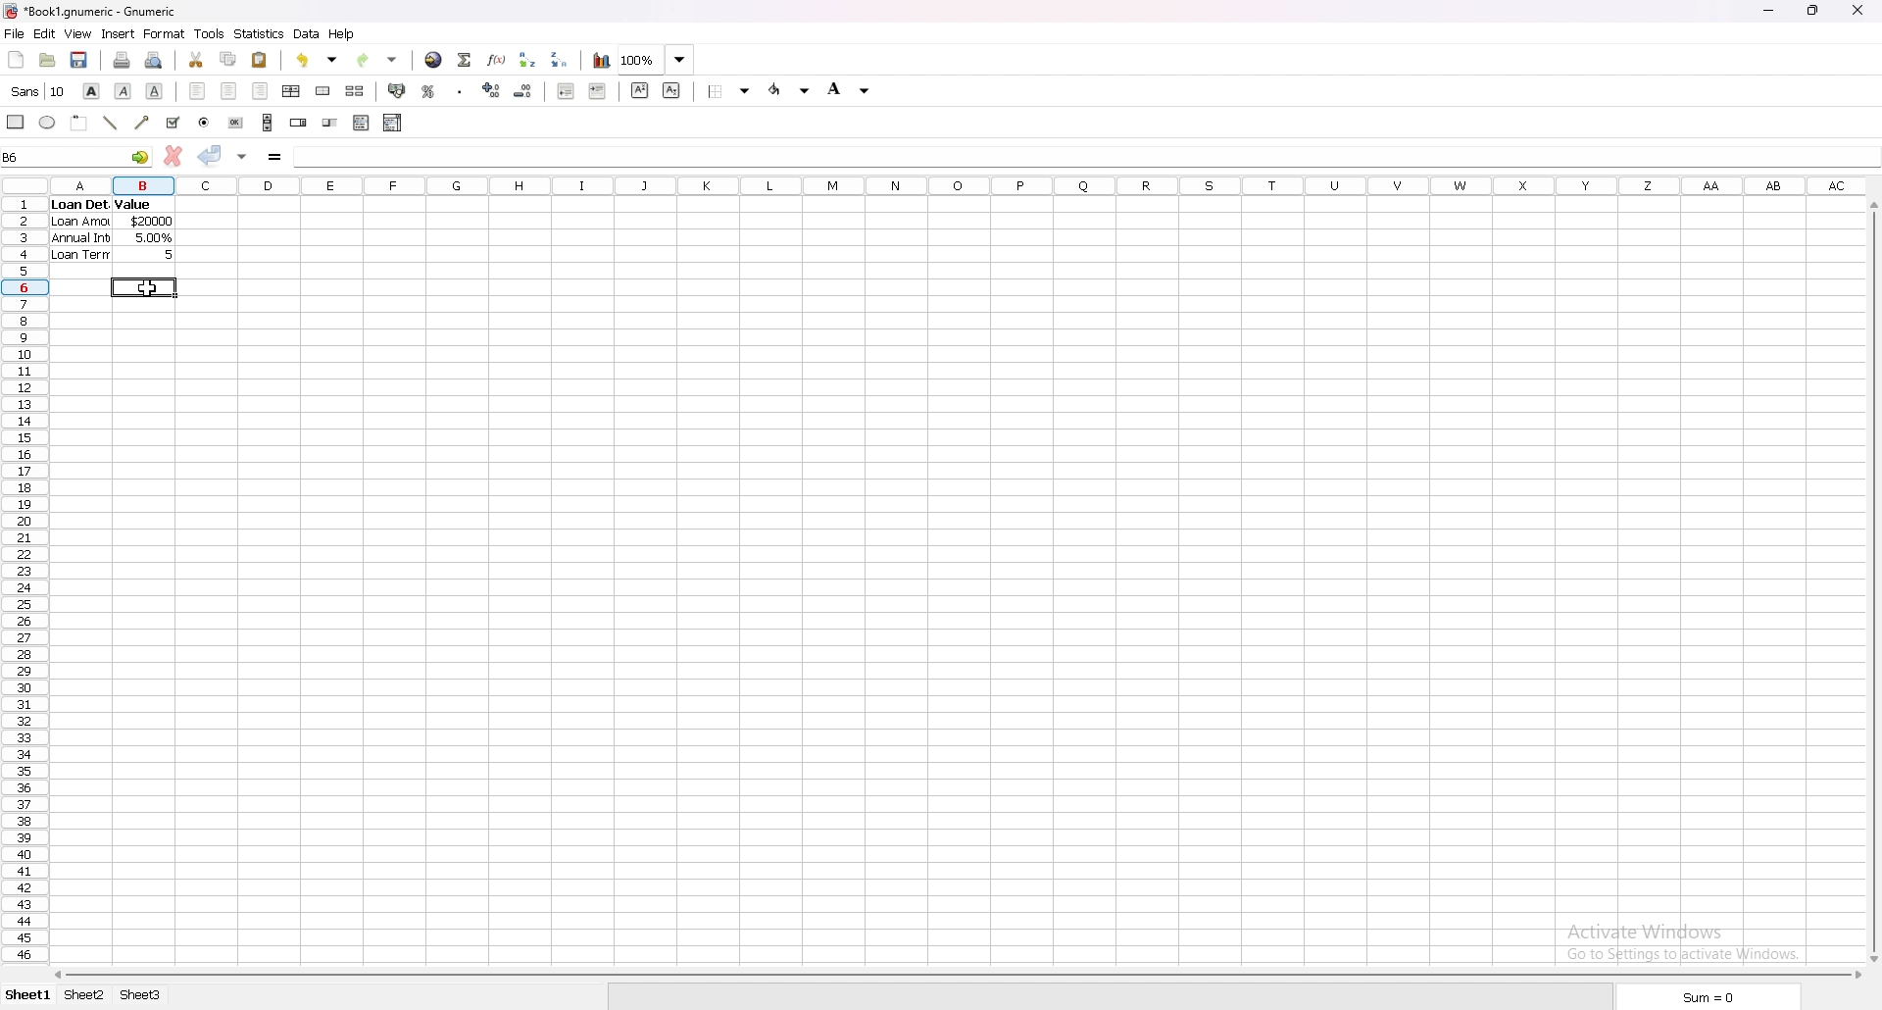 Image resolution: width=1882 pixels, height=1010 pixels. Describe the element at coordinates (331, 124) in the screenshot. I see `slider` at that location.